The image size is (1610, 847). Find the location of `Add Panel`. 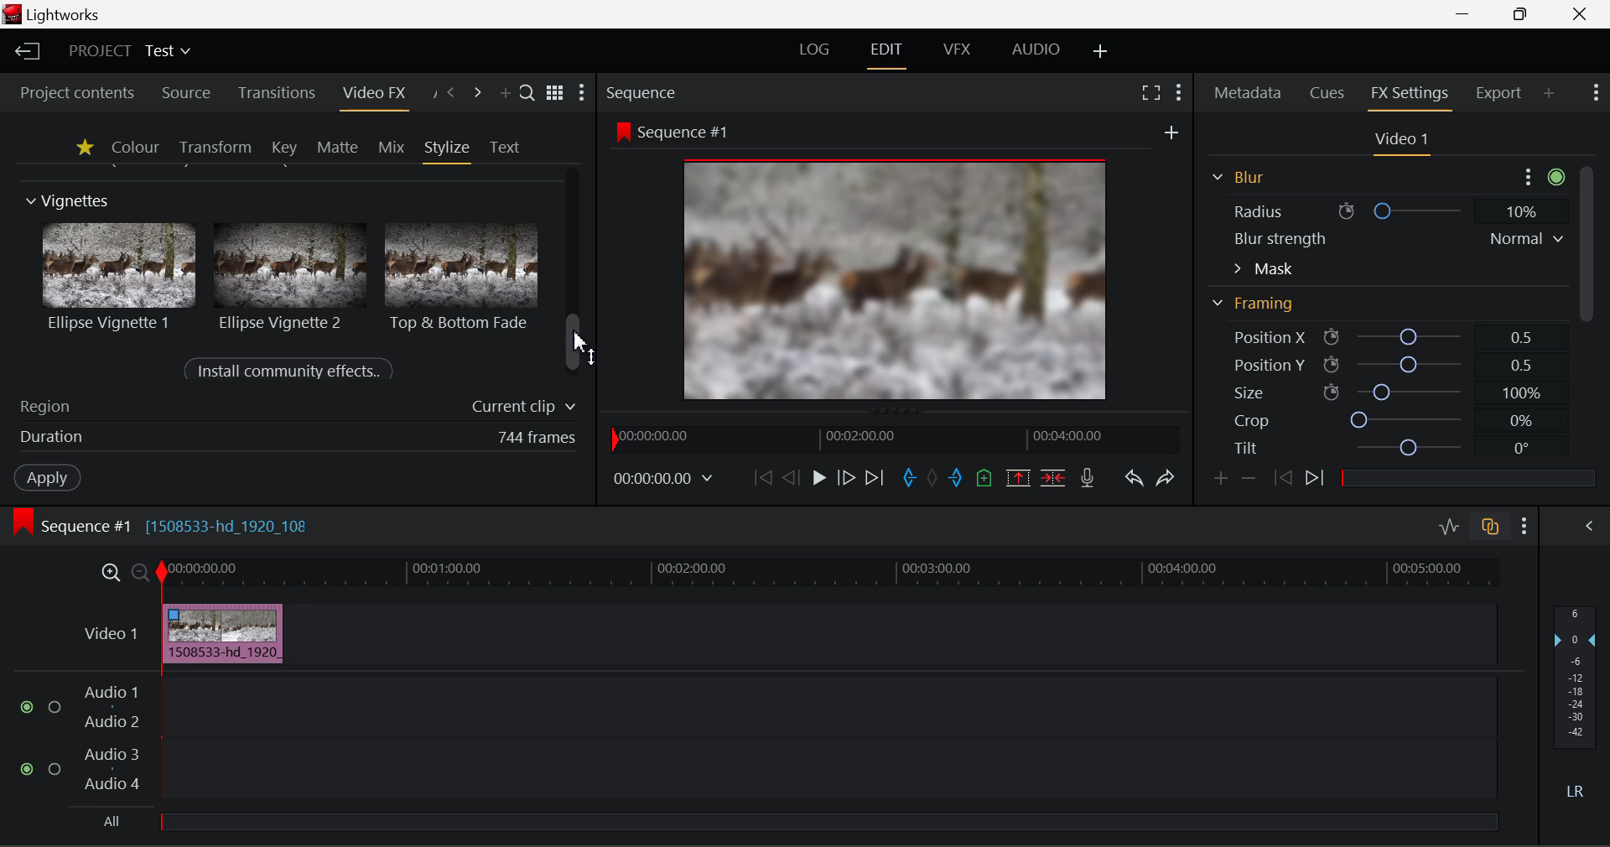

Add Panel is located at coordinates (1550, 95).